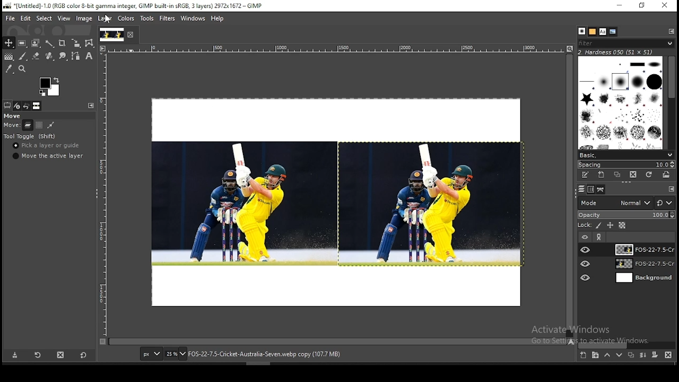 This screenshot has height=382, width=679. What do you see at coordinates (151, 354) in the screenshot?
I see `units` at bounding box center [151, 354].